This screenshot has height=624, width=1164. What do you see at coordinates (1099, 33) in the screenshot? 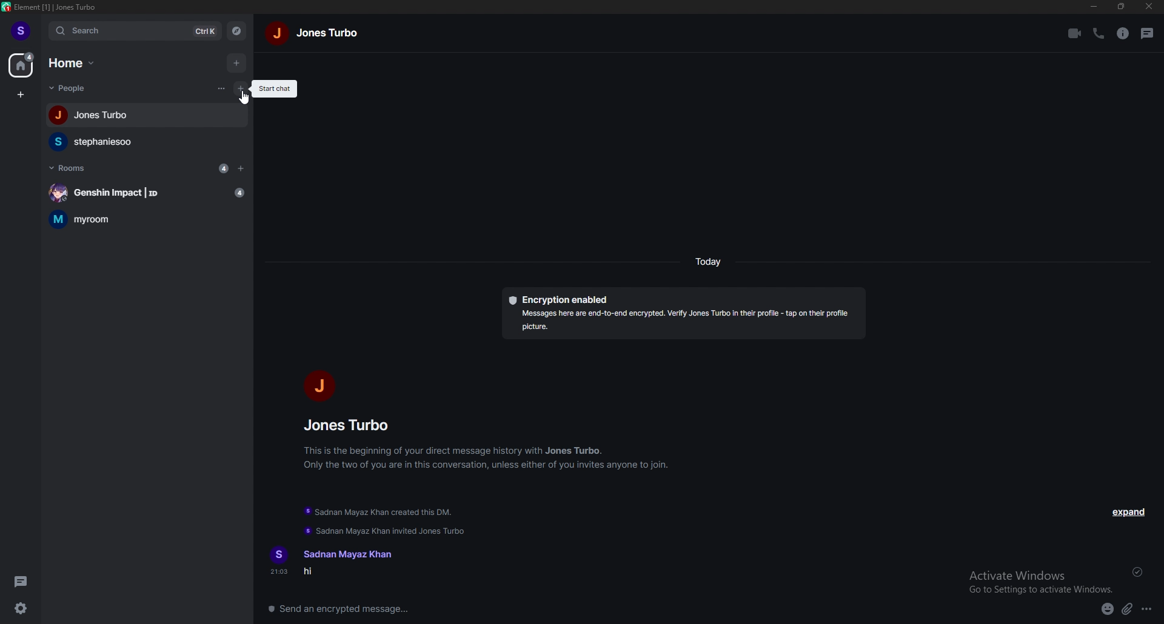
I see `call` at bounding box center [1099, 33].